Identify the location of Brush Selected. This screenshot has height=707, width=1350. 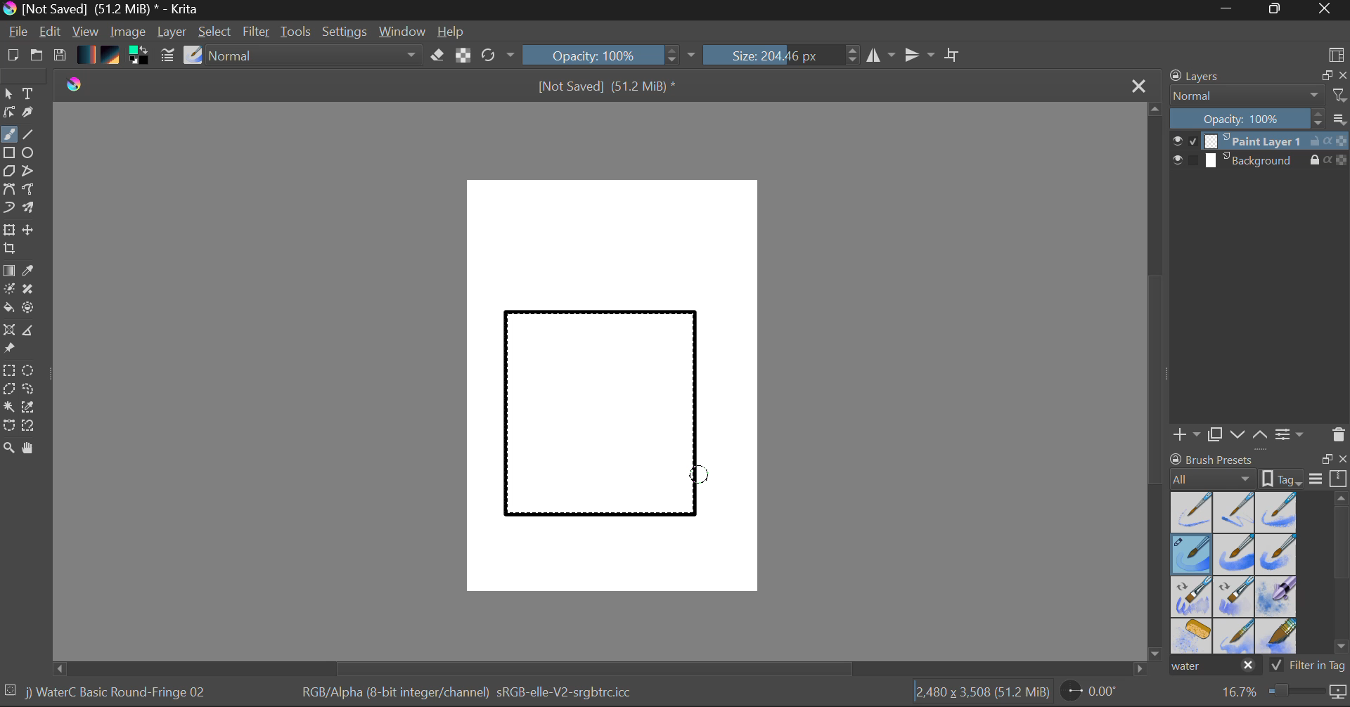
(118, 694).